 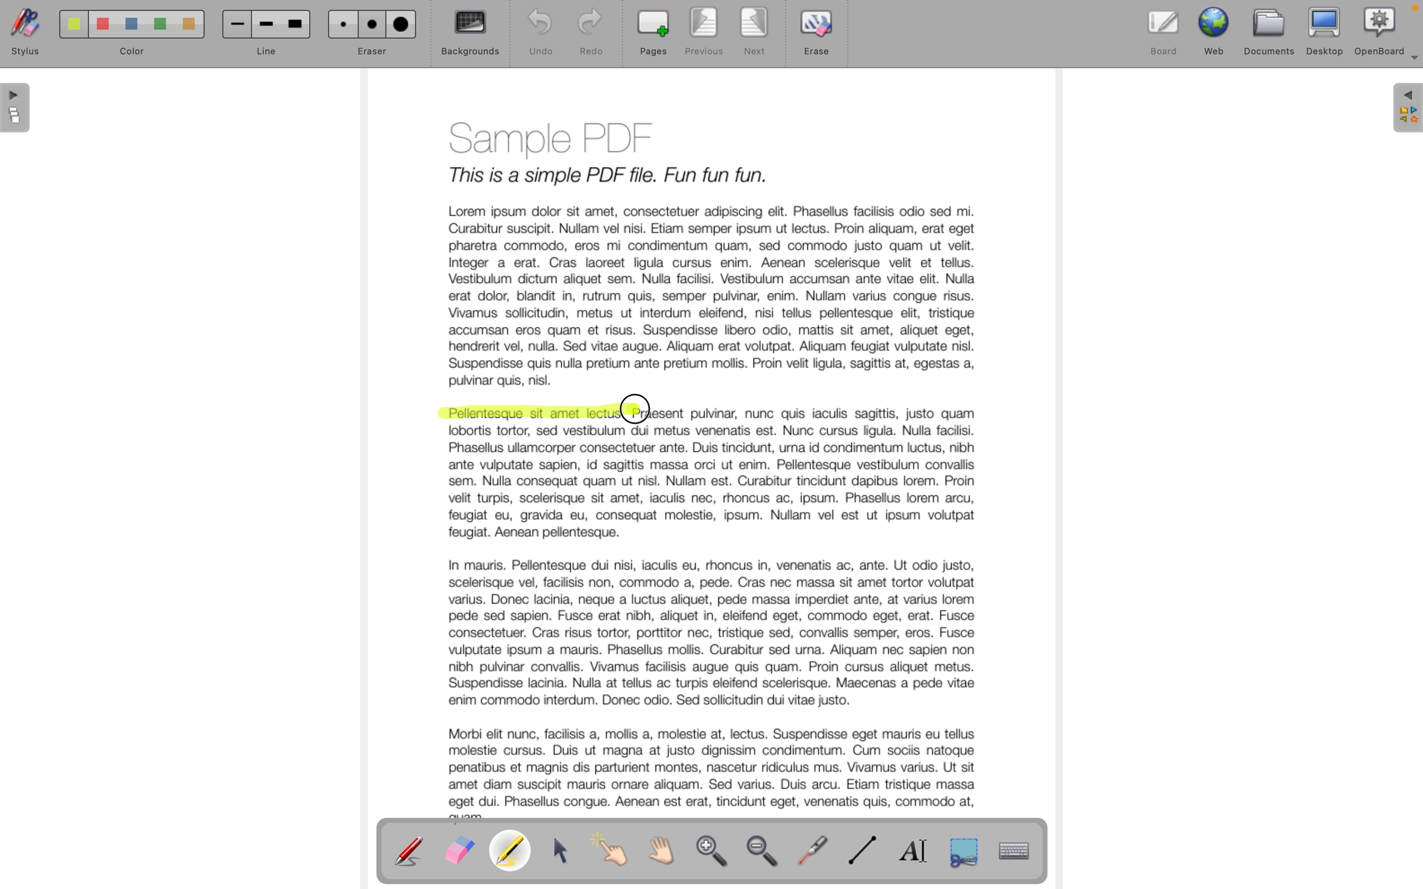 What do you see at coordinates (470, 34) in the screenshot?
I see `backgrounds` at bounding box center [470, 34].